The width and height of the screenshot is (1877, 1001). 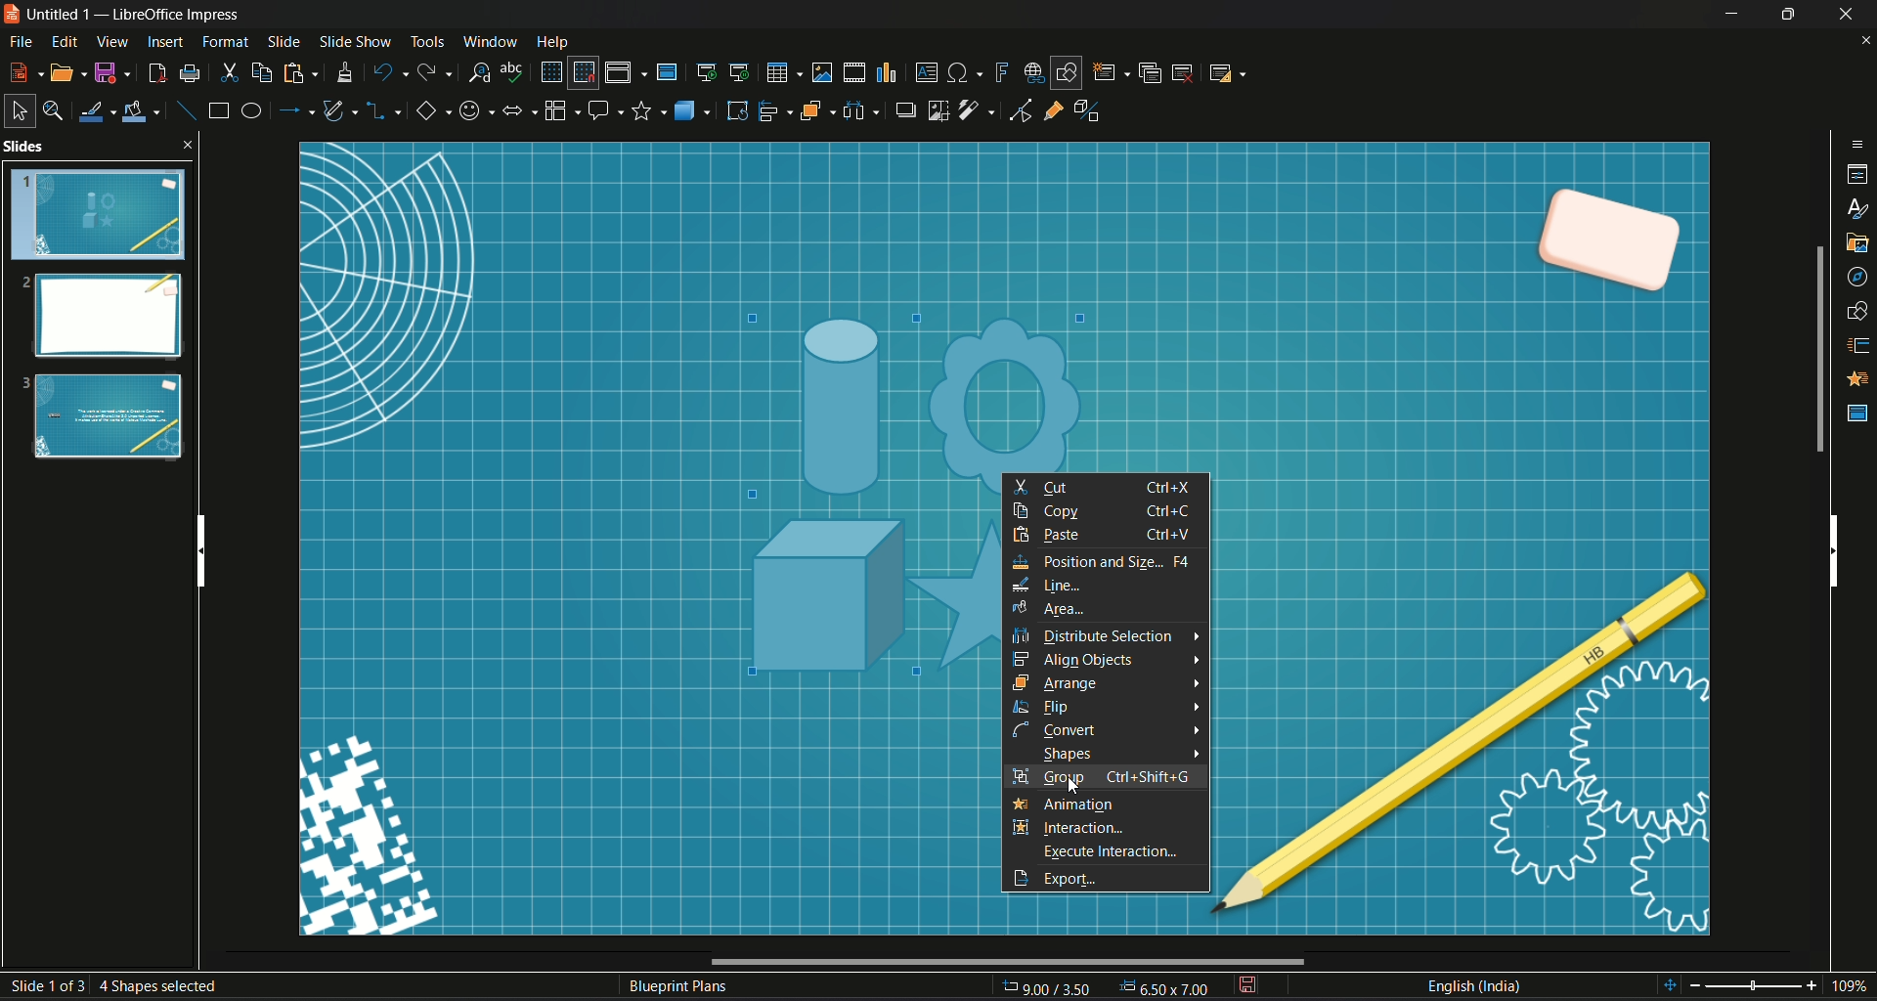 What do you see at coordinates (477, 71) in the screenshot?
I see `find and replace` at bounding box center [477, 71].